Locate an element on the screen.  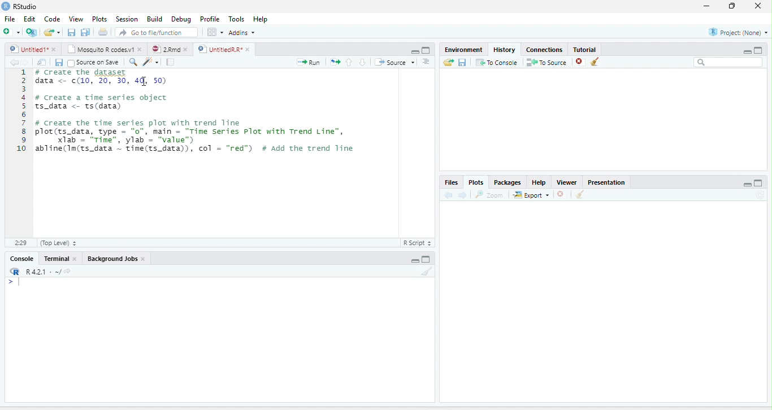
Profile is located at coordinates (209, 19).